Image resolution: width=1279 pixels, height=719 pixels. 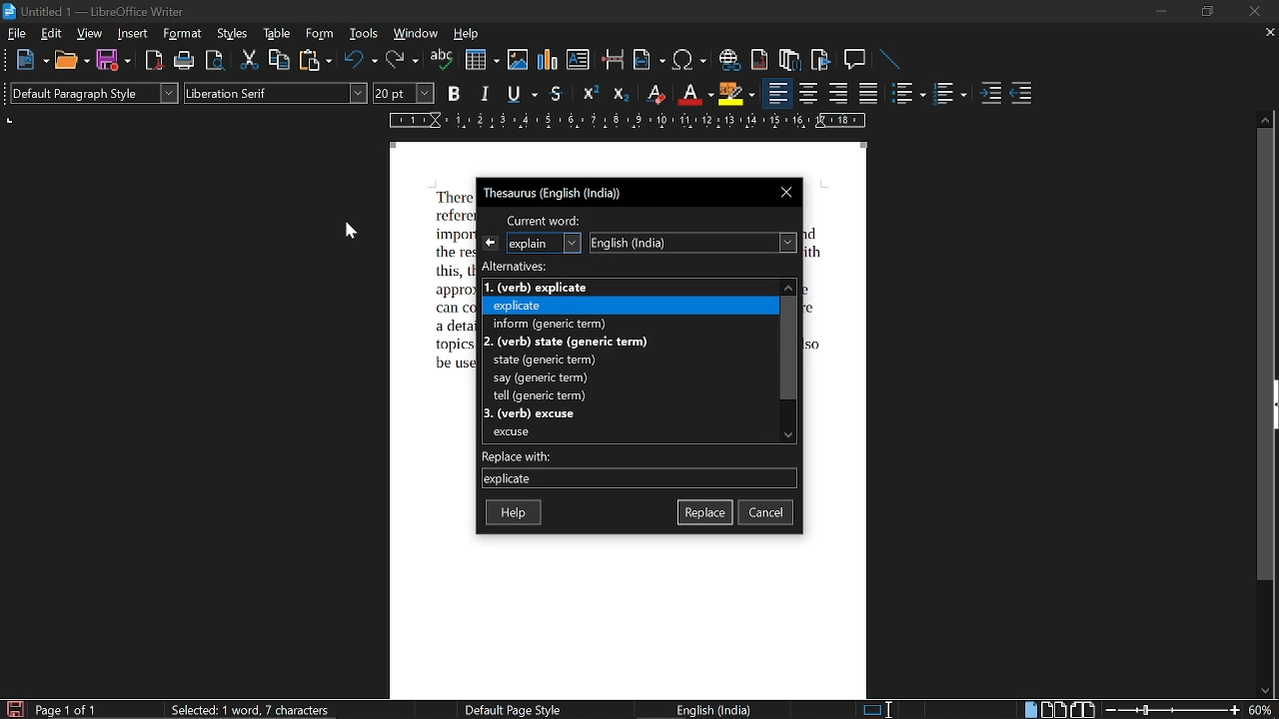 What do you see at coordinates (1269, 357) in the screenshot?
I see `vertical scrollbar` at bounding box center [1269, 357].